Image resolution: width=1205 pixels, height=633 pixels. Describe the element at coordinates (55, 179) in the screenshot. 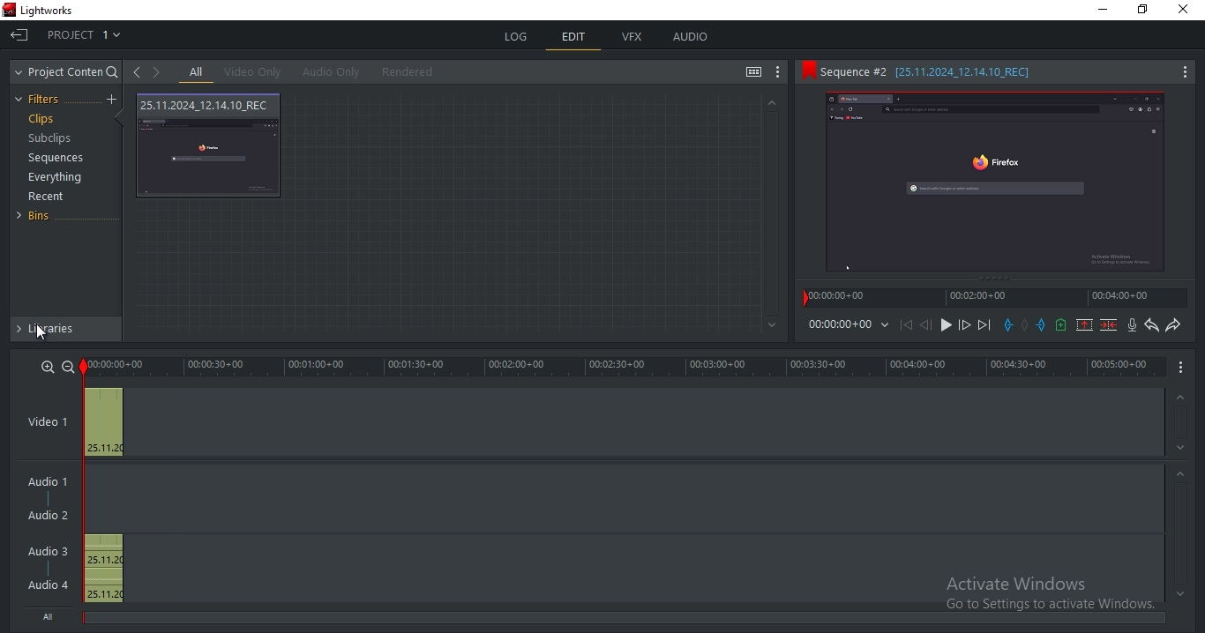

I see `everything` at that location.